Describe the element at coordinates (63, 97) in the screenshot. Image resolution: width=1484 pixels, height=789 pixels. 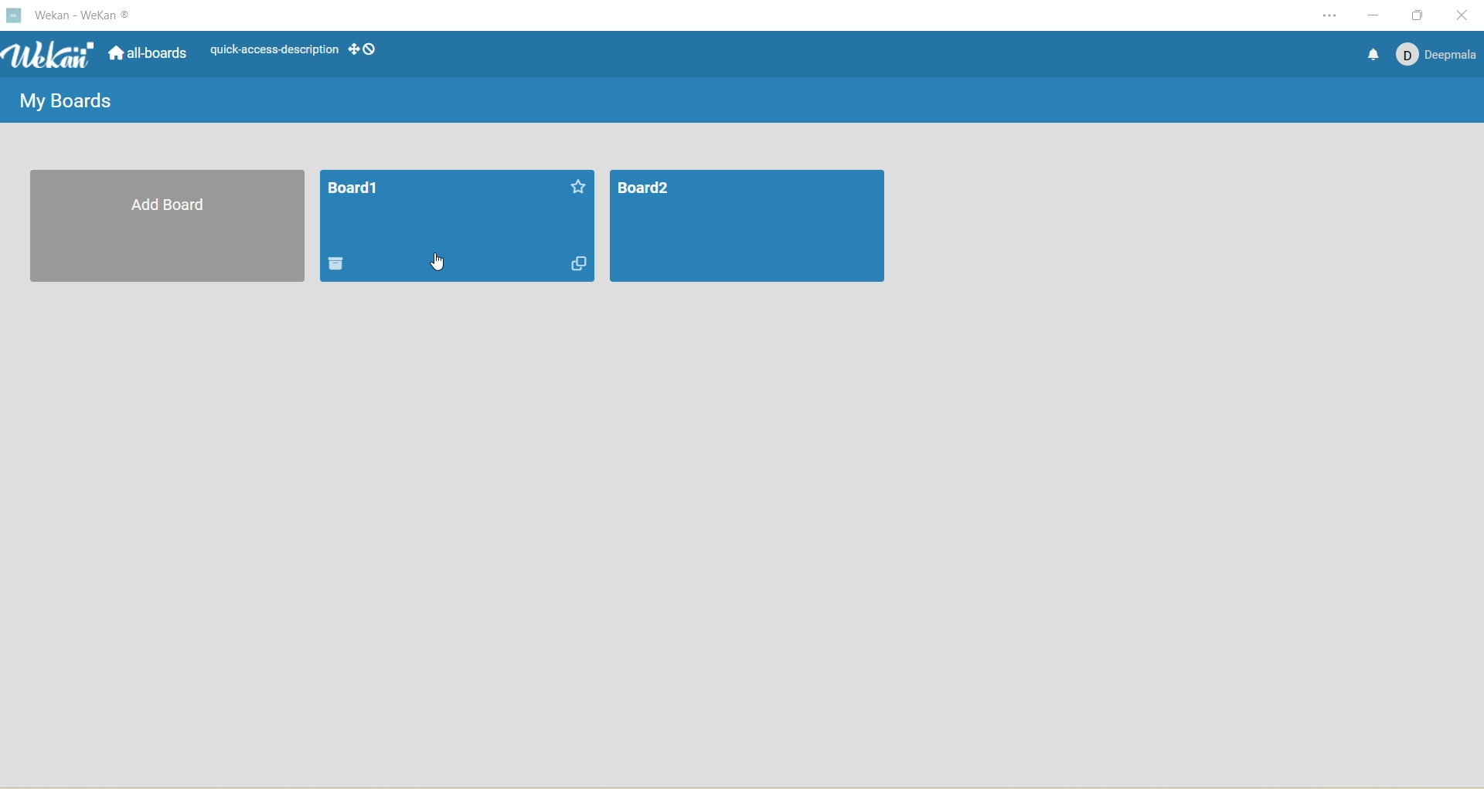
I see `my boards` at that location.